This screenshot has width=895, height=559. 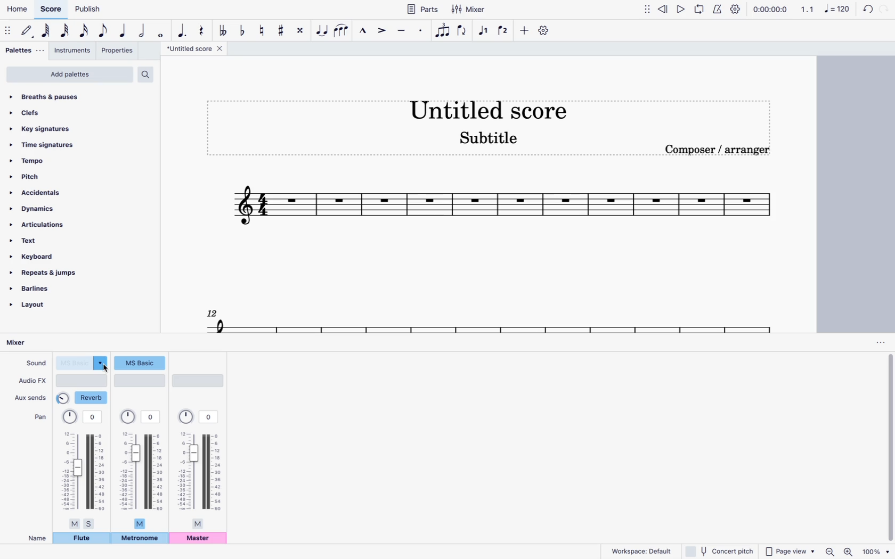 What do you see at coordinates (223, 30) in the screenshot?
I see `toggle double flat` at bounding box center [223, 30].